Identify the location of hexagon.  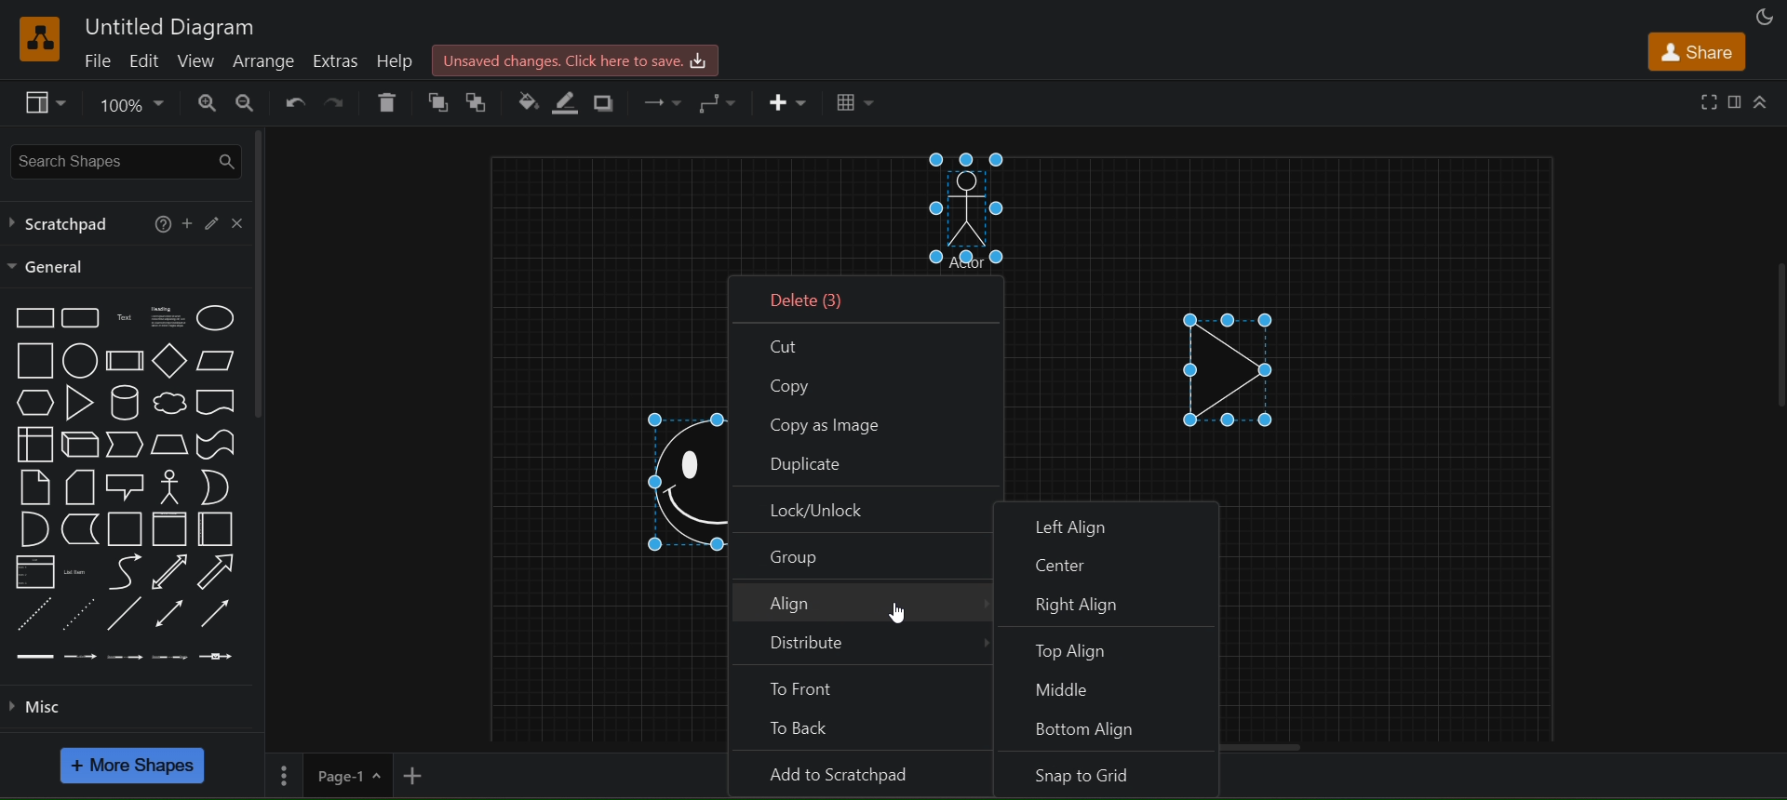
(32, 402).